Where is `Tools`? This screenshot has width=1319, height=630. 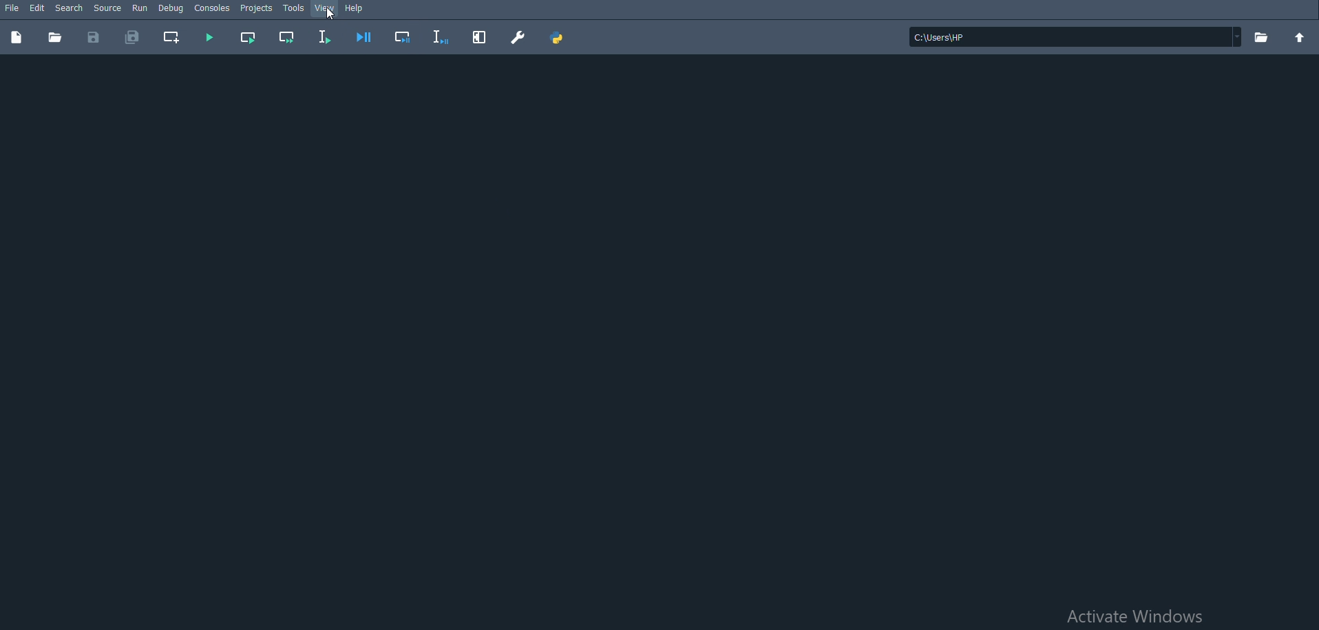 Tools is located at coordinates (295, 7).